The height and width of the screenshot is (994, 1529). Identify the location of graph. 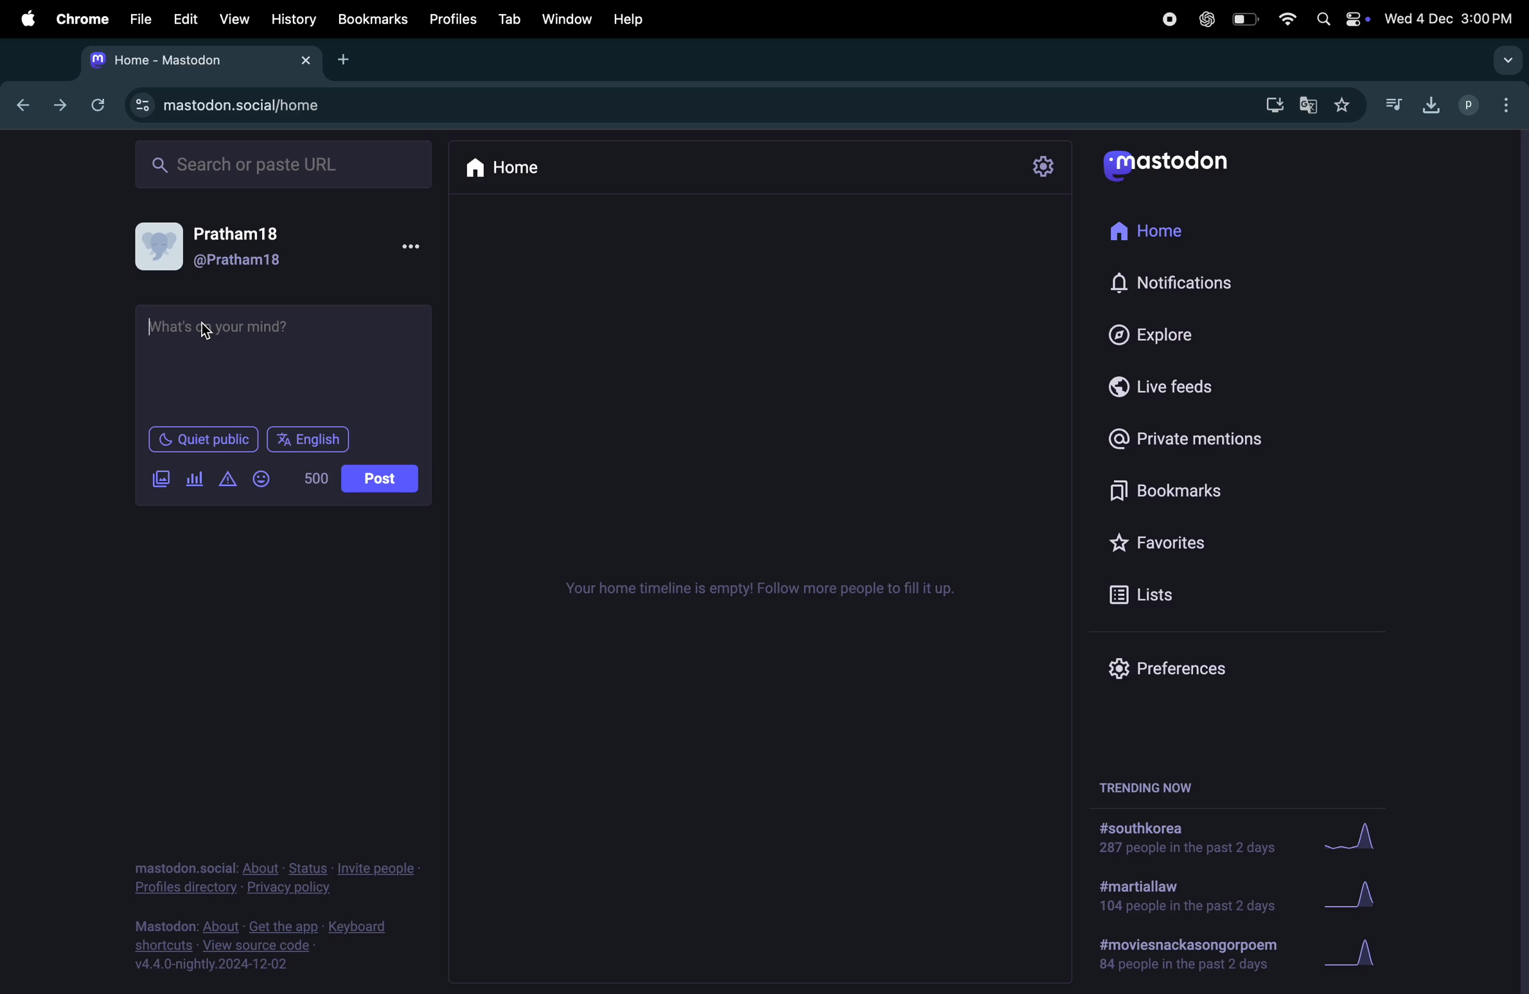
(1352, 834).